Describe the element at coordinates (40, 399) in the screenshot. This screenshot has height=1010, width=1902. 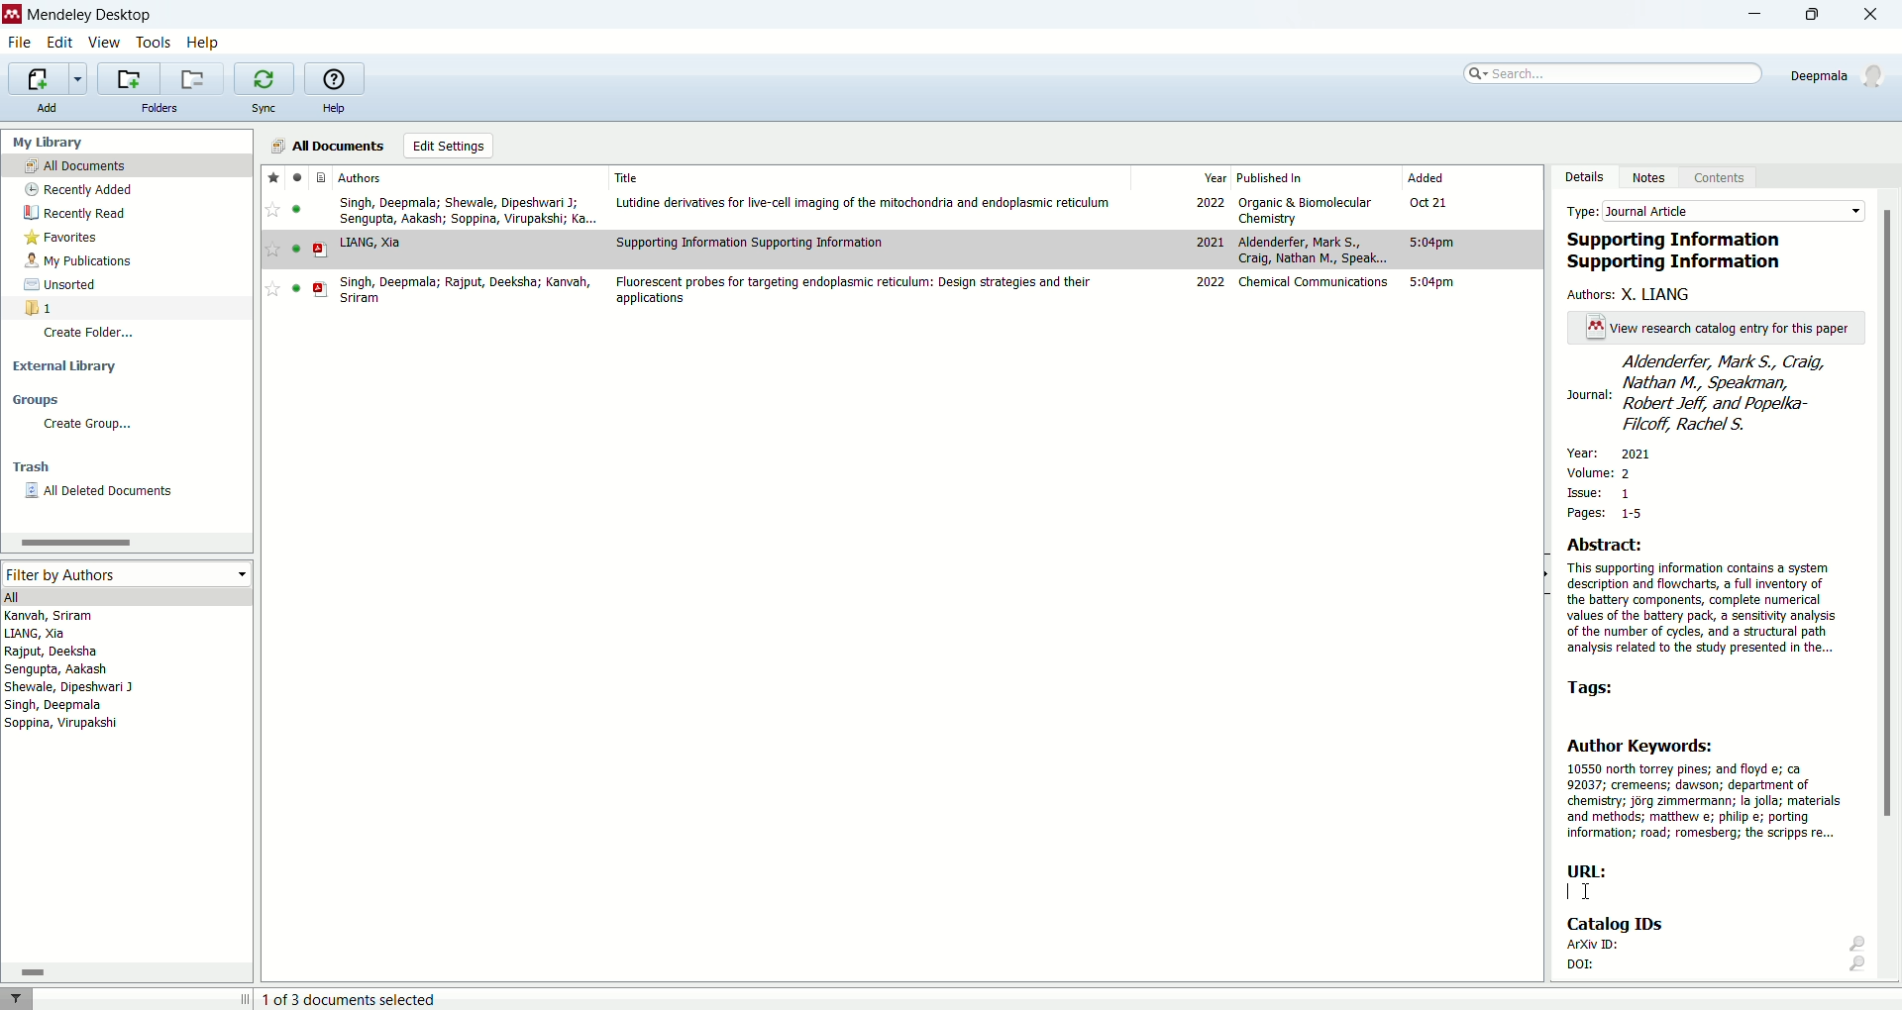
I see `groups` at that location.